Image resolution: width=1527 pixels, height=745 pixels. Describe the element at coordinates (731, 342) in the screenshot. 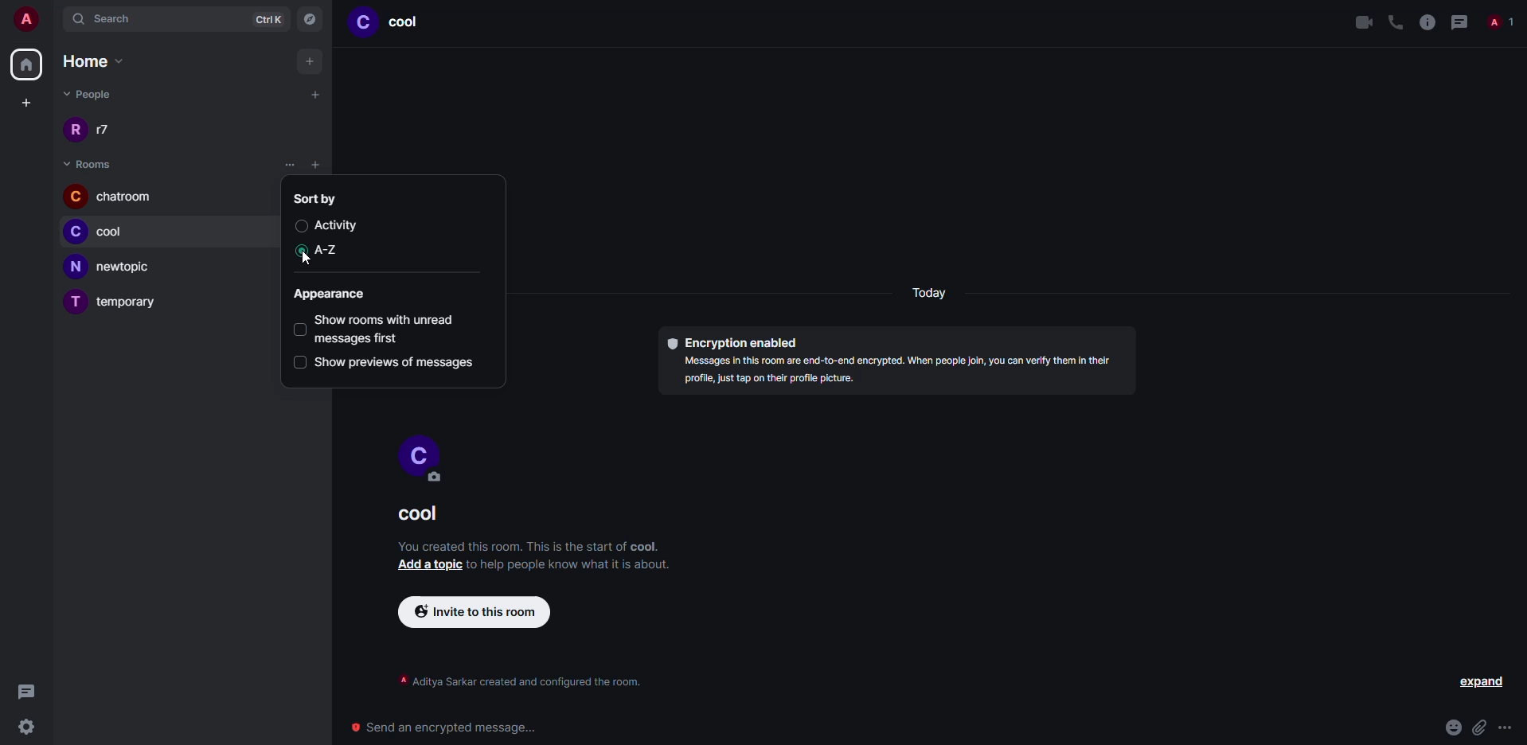

I see `encryption enabled` at that location.